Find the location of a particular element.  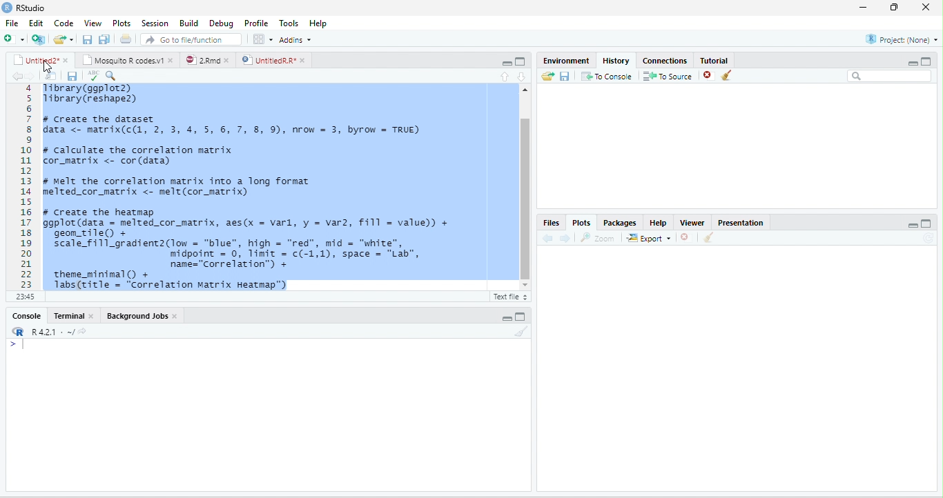

terminal is located at coordinates (76, 315).